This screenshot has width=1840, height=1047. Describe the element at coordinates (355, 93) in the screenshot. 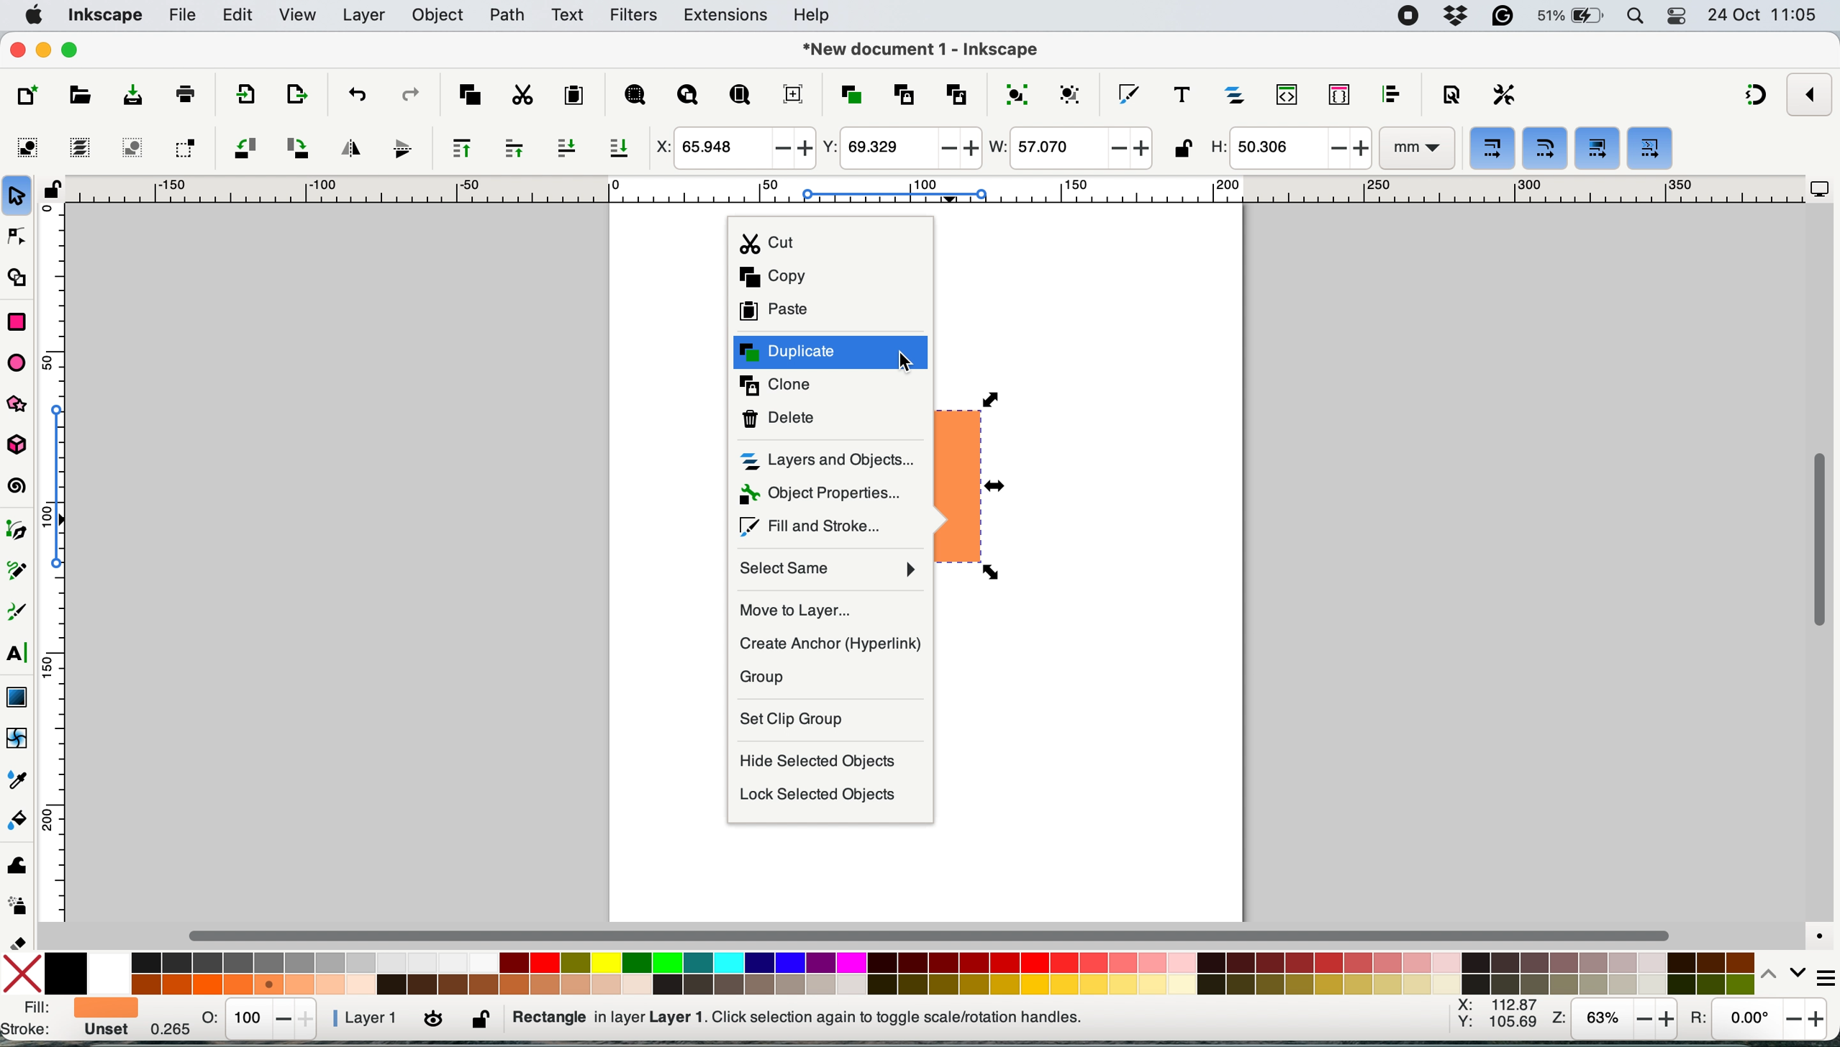

I see `undo` at that location.